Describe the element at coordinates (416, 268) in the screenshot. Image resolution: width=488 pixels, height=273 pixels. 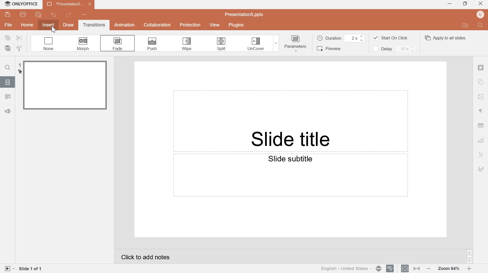
I see `Fit to width` at that location.